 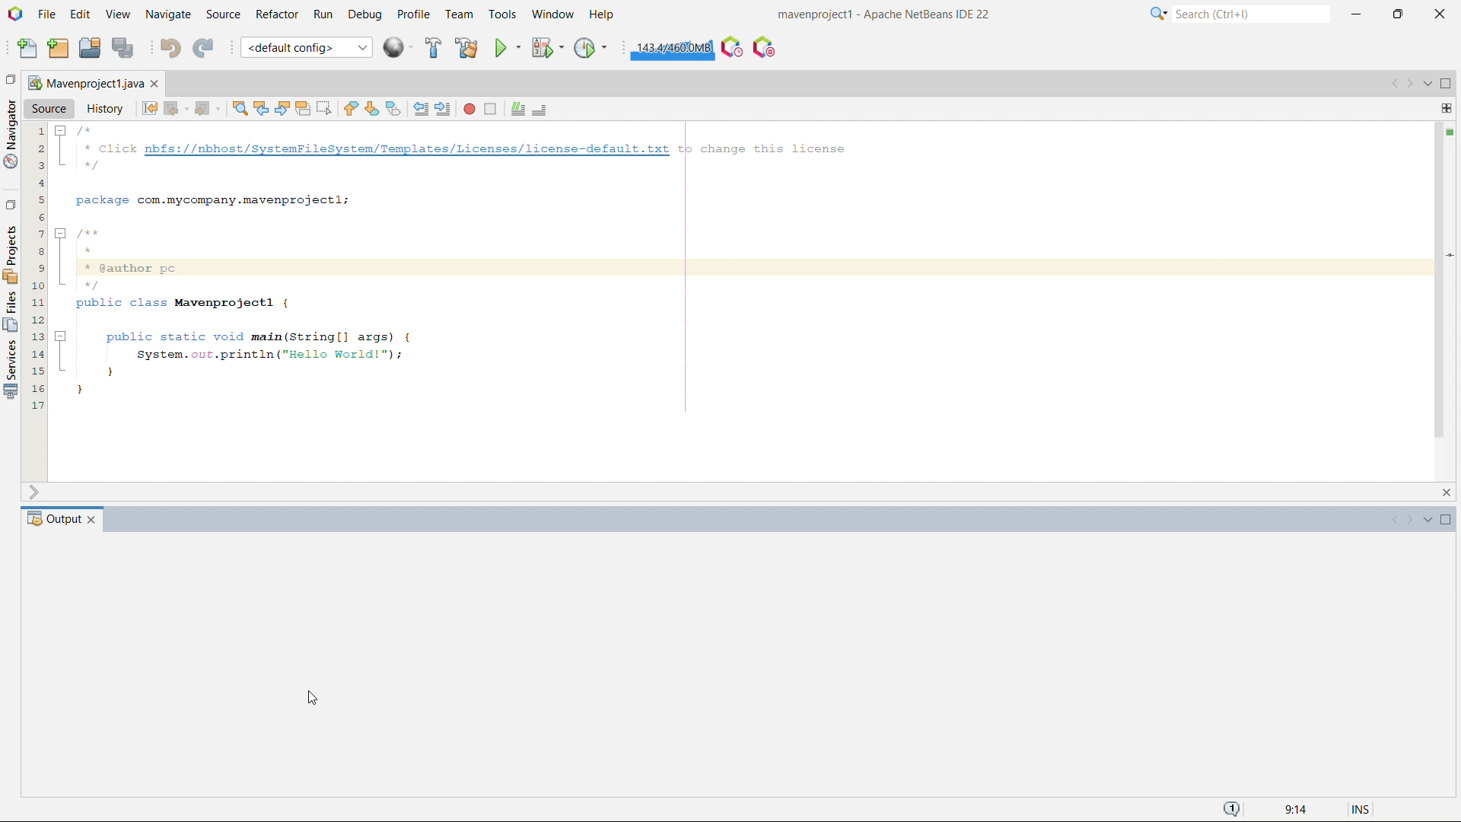 I want to click on build project, so click(x=433, y=48).